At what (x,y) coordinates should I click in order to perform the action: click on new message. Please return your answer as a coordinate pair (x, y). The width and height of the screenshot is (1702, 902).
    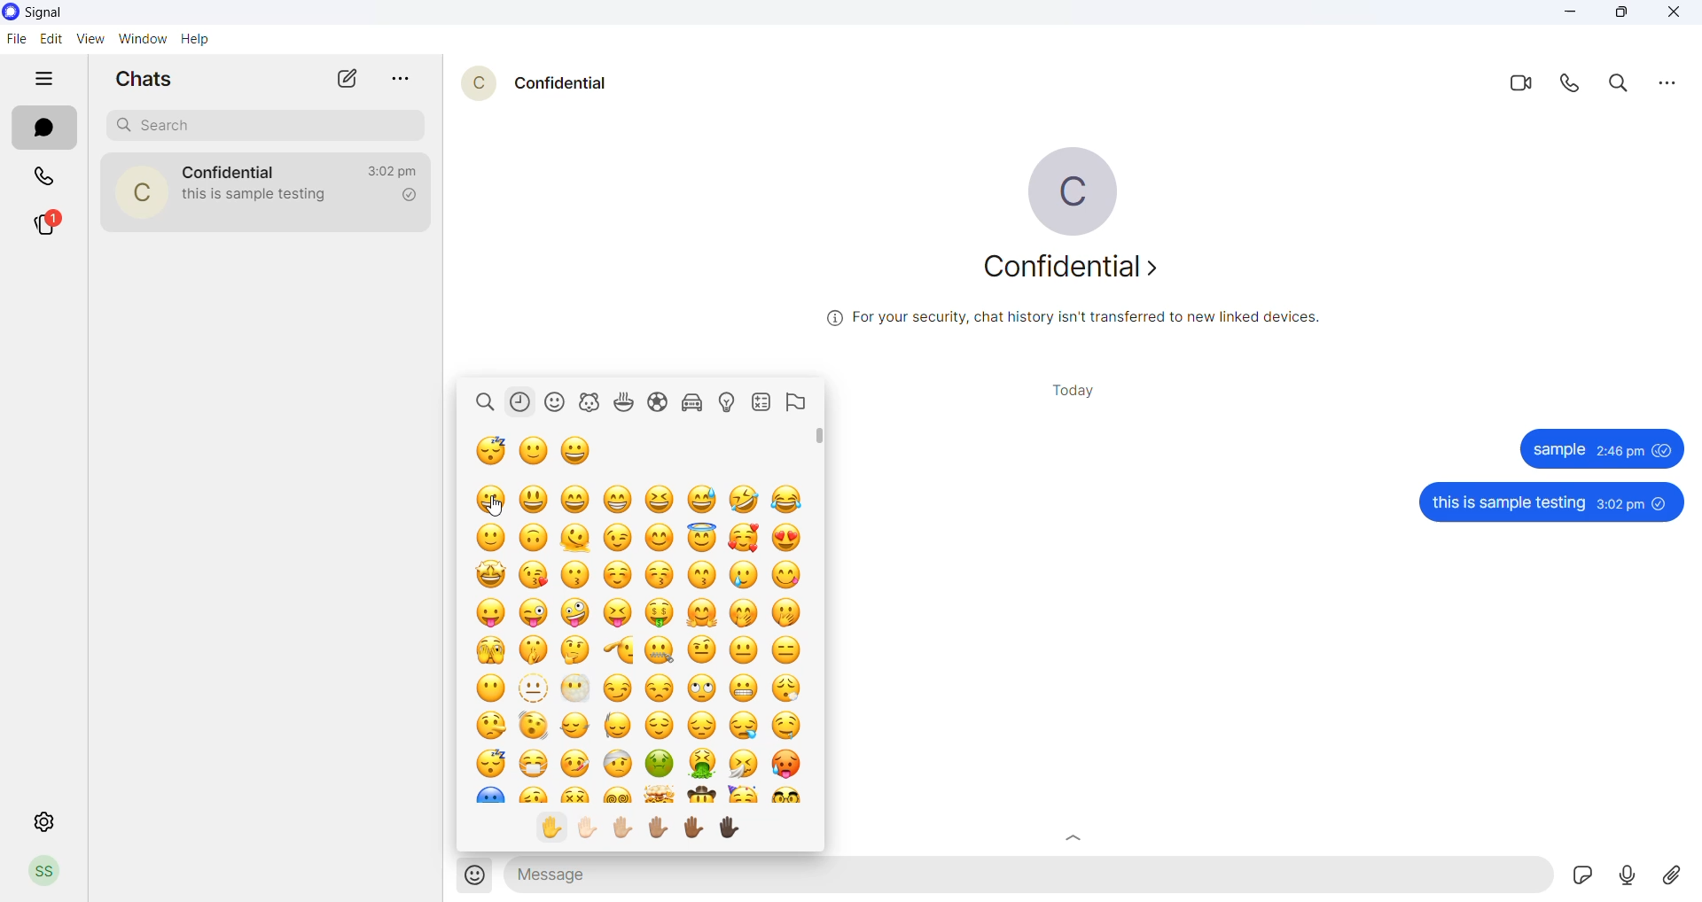
    Looking at the image, I should click on (350, 78).